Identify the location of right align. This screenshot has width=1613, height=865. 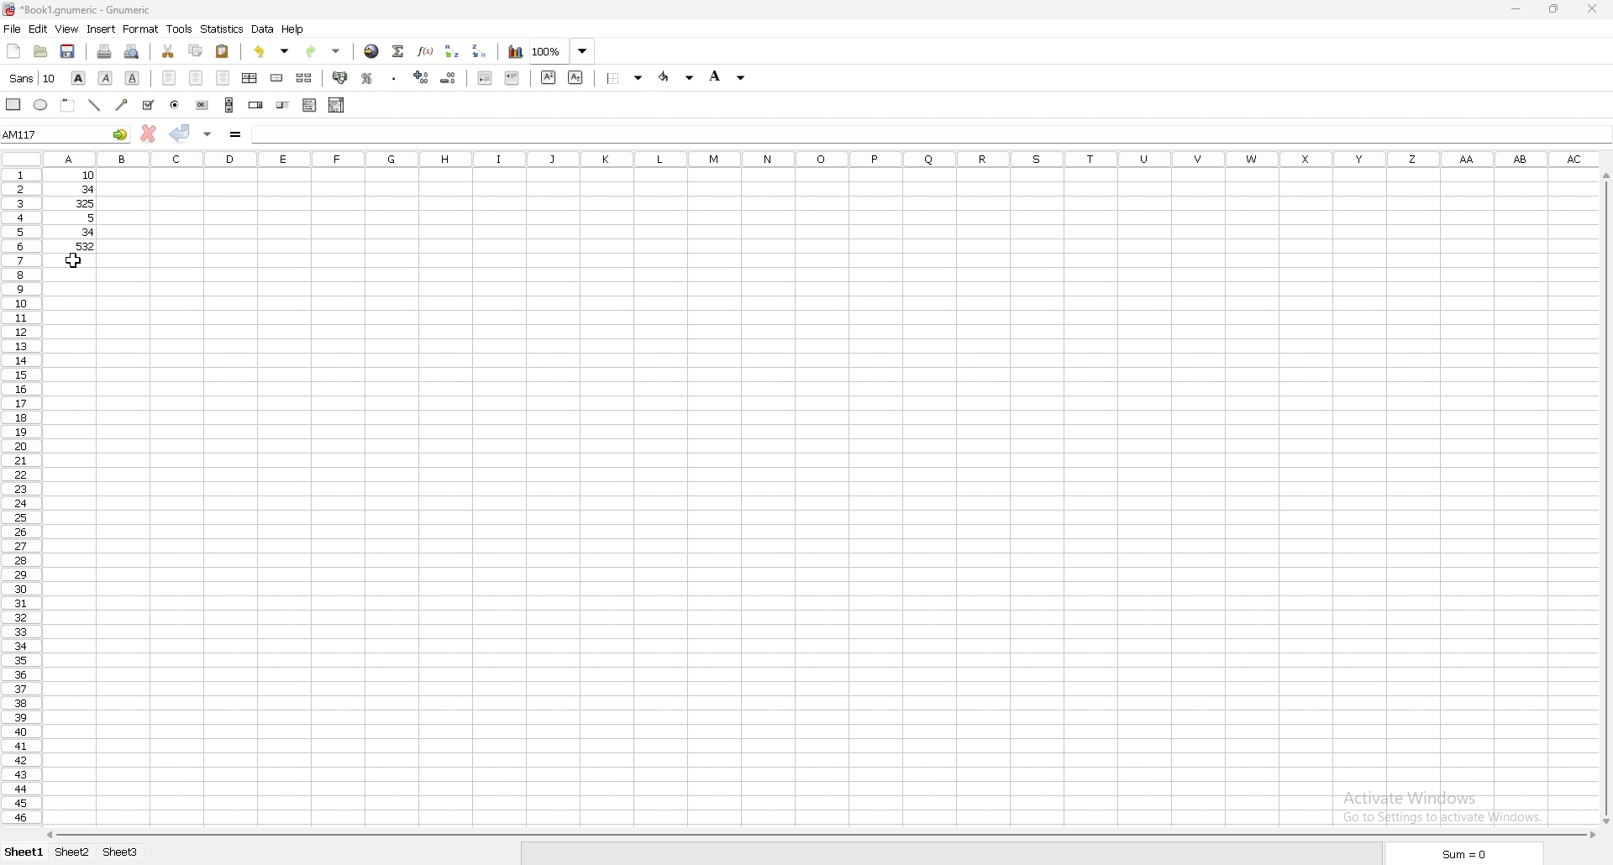
(223, 76).